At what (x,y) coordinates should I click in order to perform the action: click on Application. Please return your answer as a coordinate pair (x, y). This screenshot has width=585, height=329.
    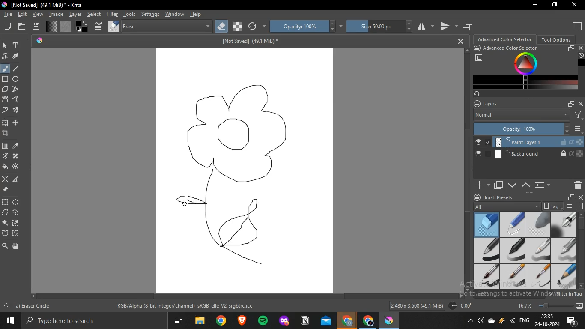
    Looking at the image, I should click on (242, 320).